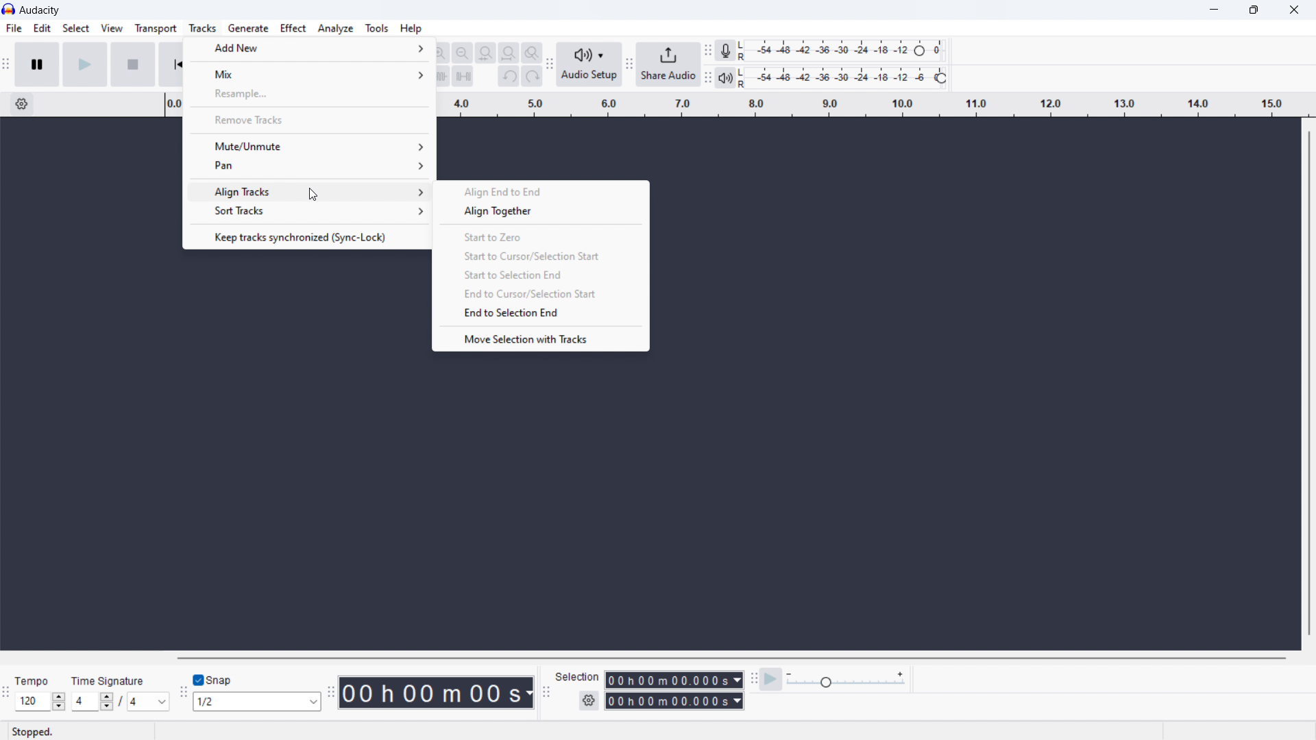  I want to click on snapping toolbar, so click(182, 690).